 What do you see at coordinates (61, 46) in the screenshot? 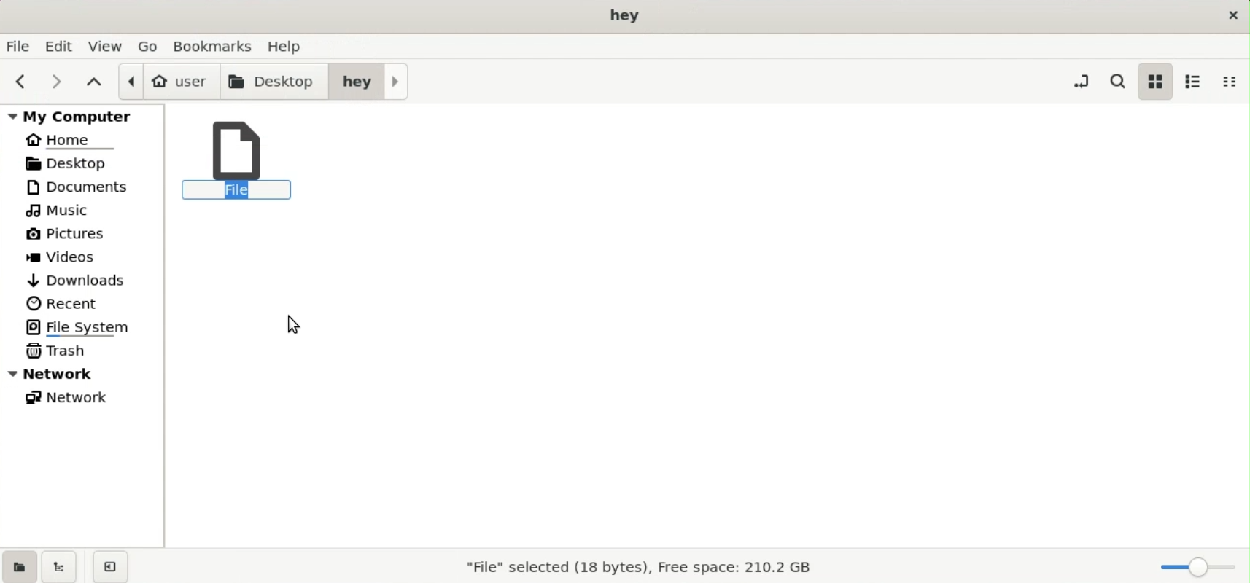
I see `edit` at bounding box center [61, 46].